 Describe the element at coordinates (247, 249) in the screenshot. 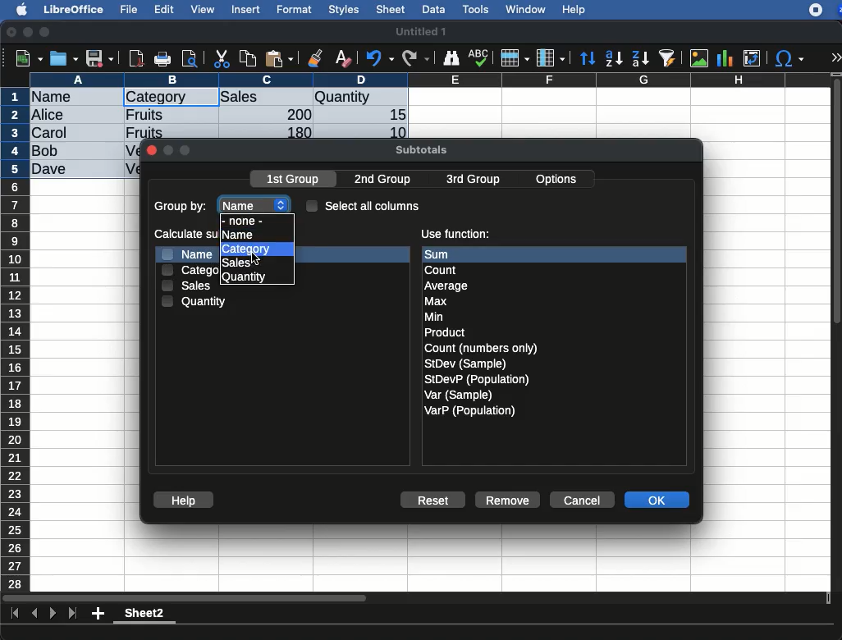

I see `category` at that location.